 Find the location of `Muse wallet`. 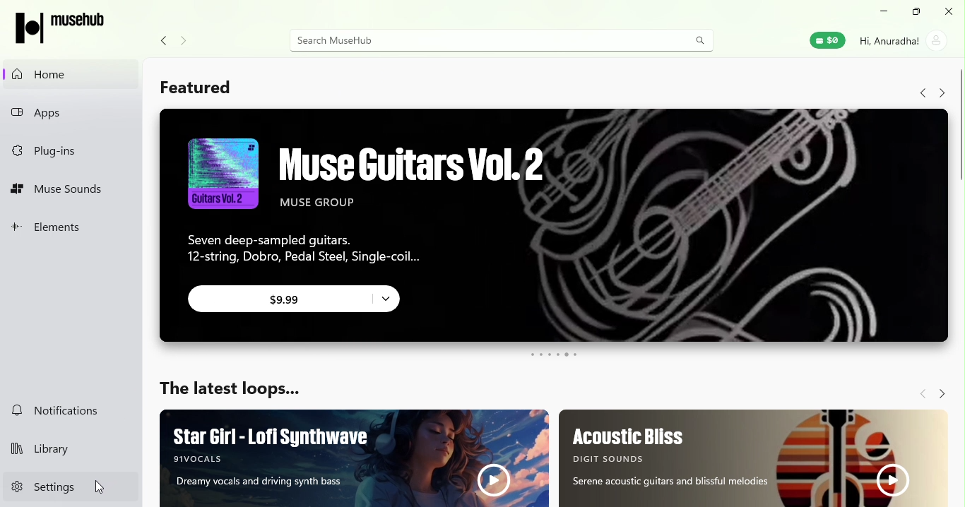

Muse wallet is located at coordinates (827, 39).